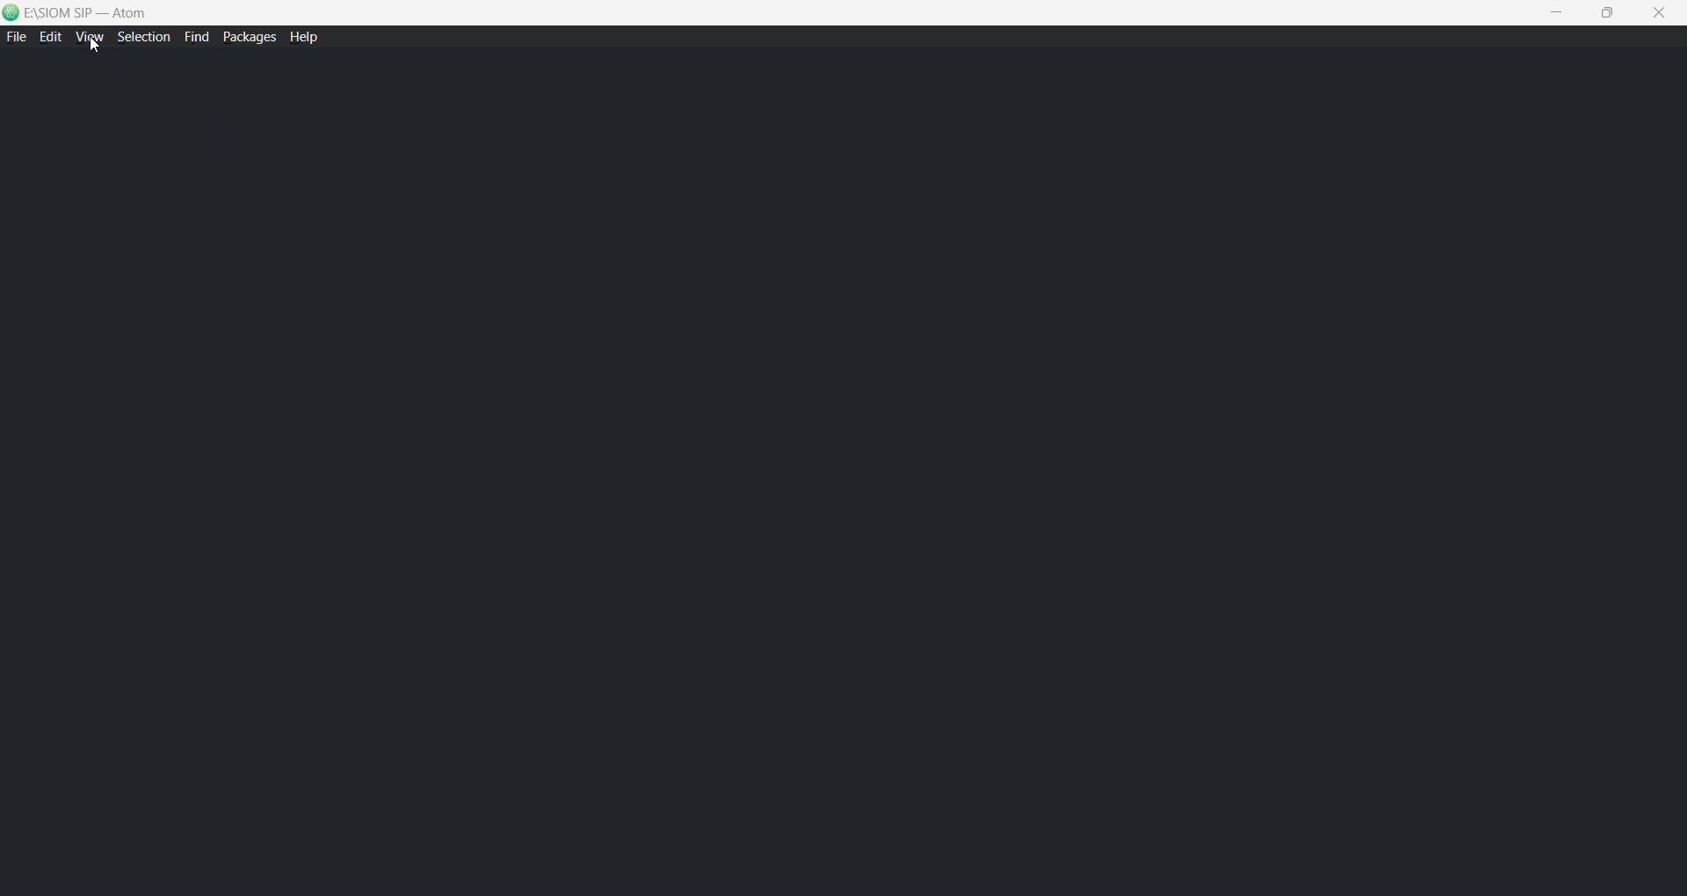  Describe the element at coordinates (1557, 10) in the screenshot. I see `minimize` at that location.